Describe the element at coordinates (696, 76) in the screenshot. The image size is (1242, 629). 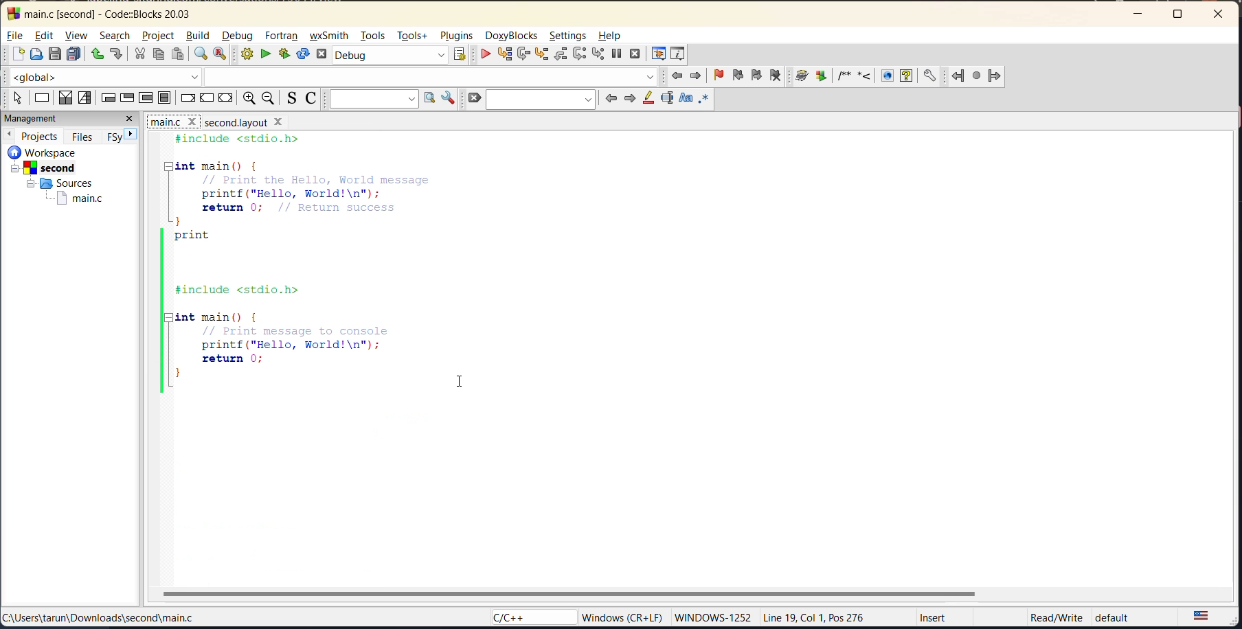
I see `jump forward` at that location.